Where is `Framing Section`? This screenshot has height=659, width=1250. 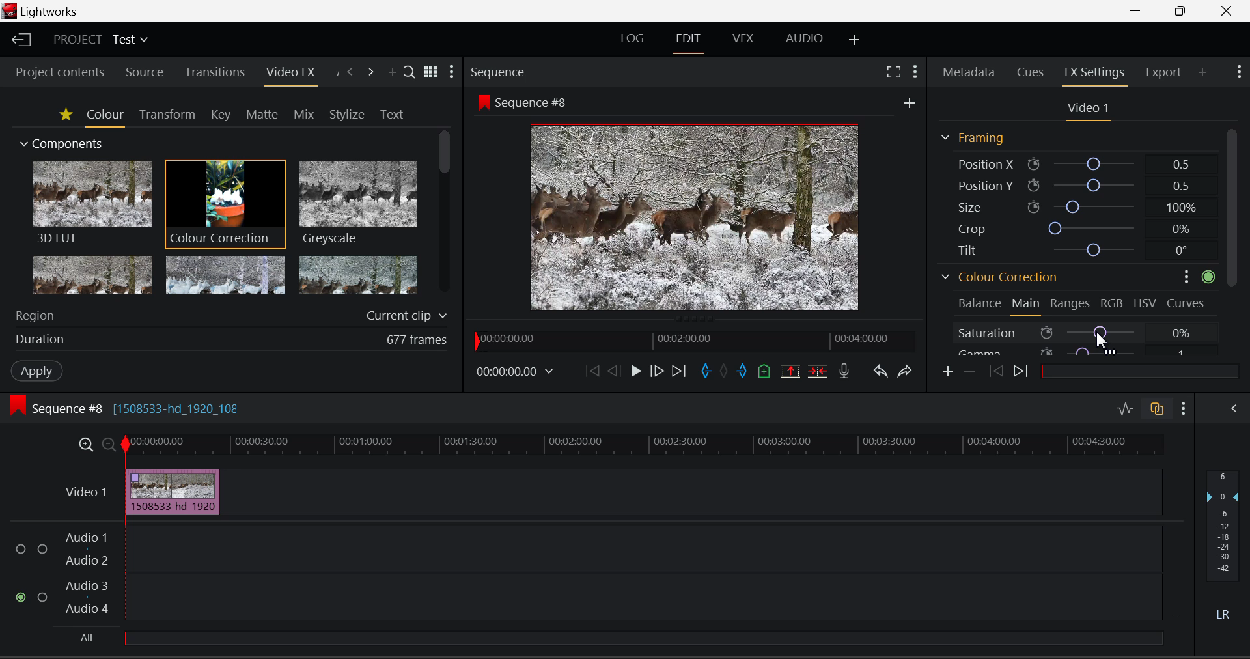 Framing Section is located at coordinates (973, 139).